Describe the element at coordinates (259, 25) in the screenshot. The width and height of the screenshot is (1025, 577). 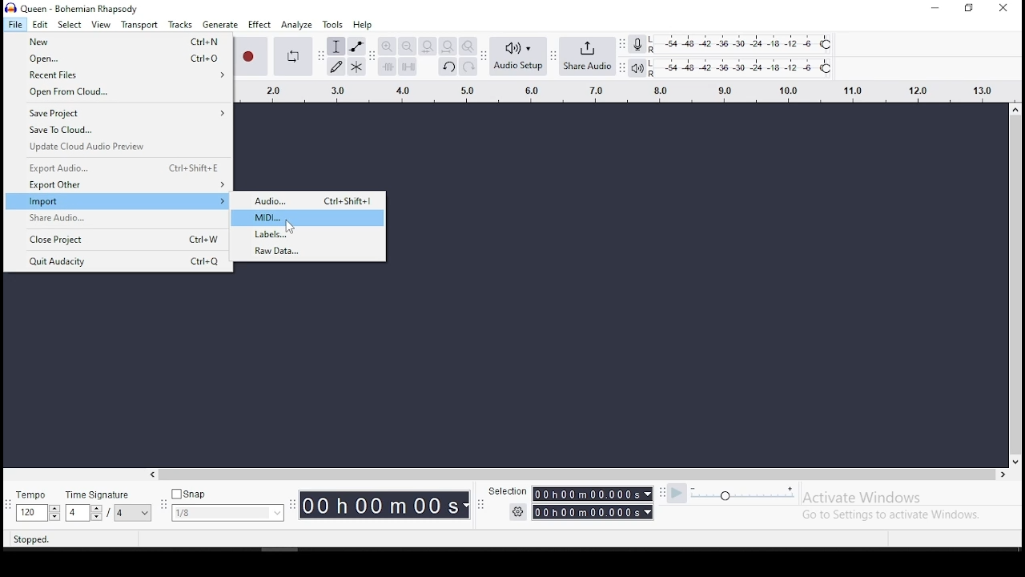
I see `effect` at that location.